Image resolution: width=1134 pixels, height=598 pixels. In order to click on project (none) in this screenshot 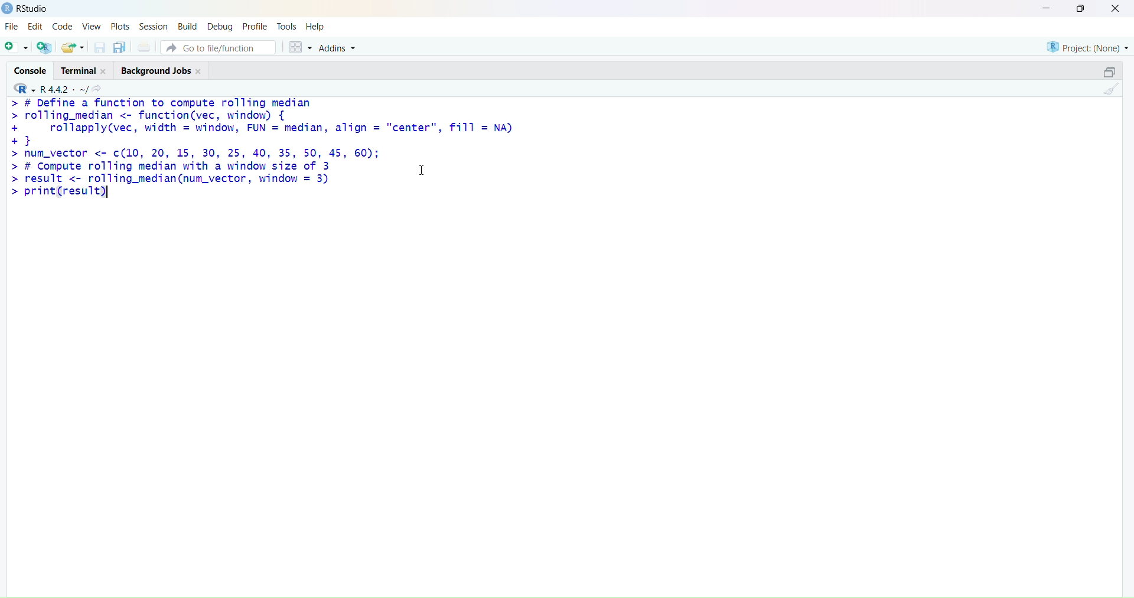, I will do `click(1087, 47)`.